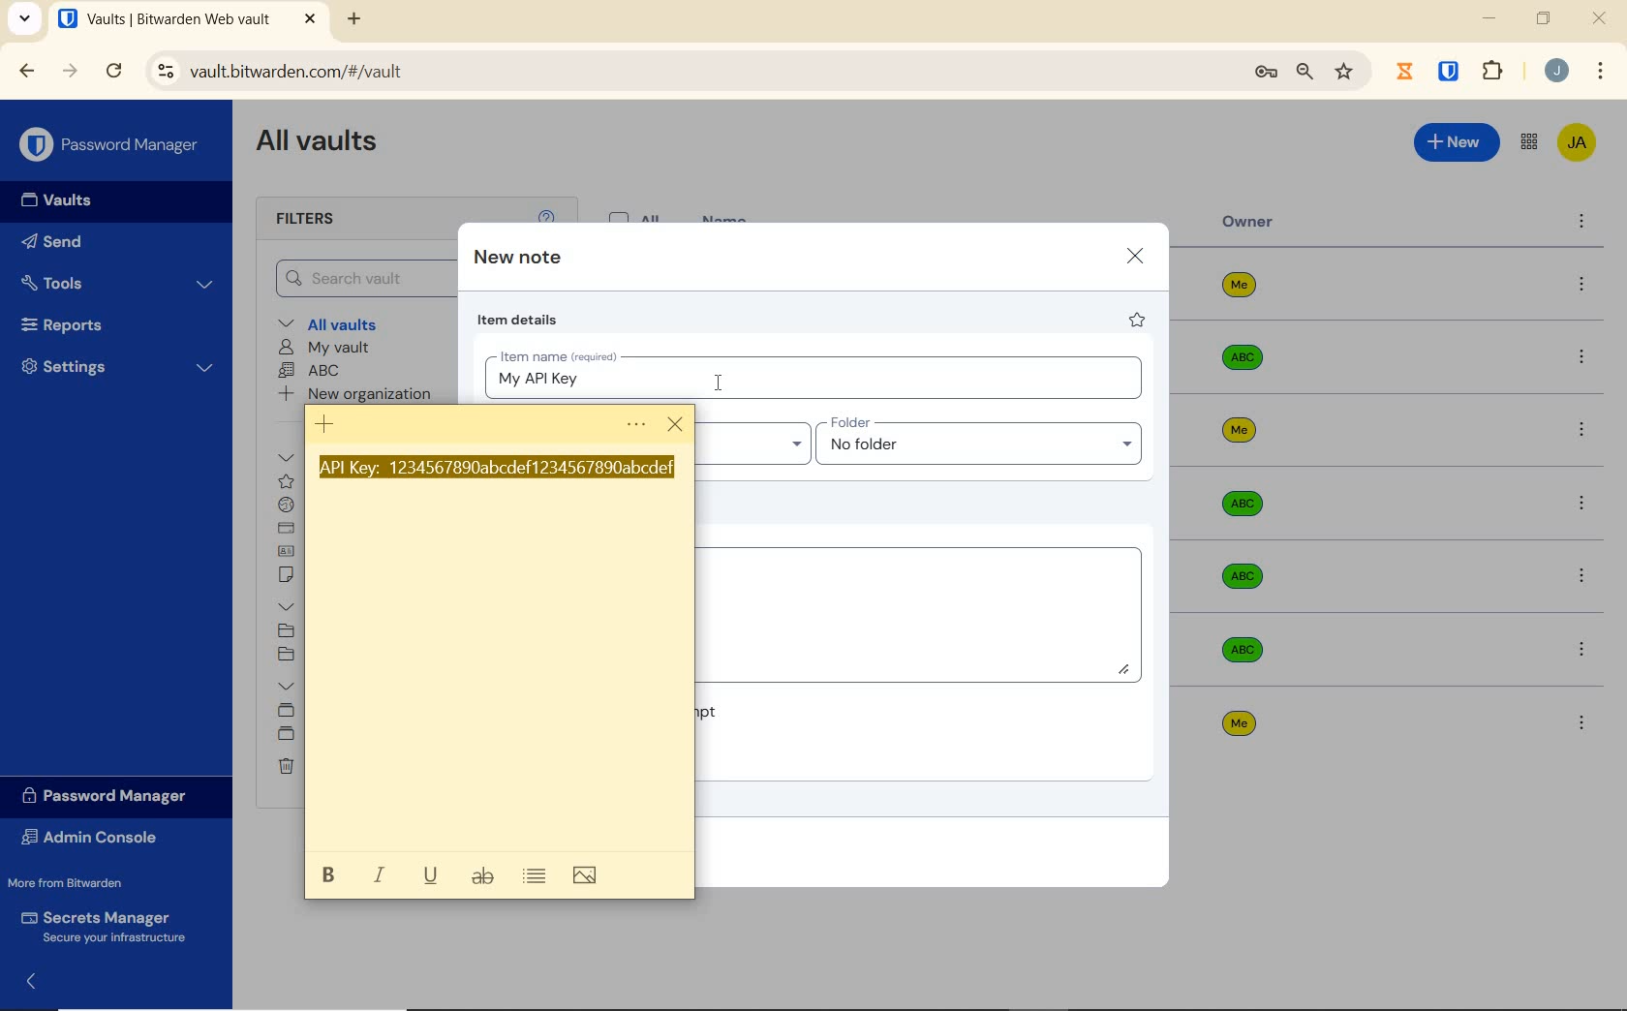 This screenshot has height=1011, width=1627. Describe the element at coordinates (925, 612) in the screenshot. I see `Add Notes` at that location.